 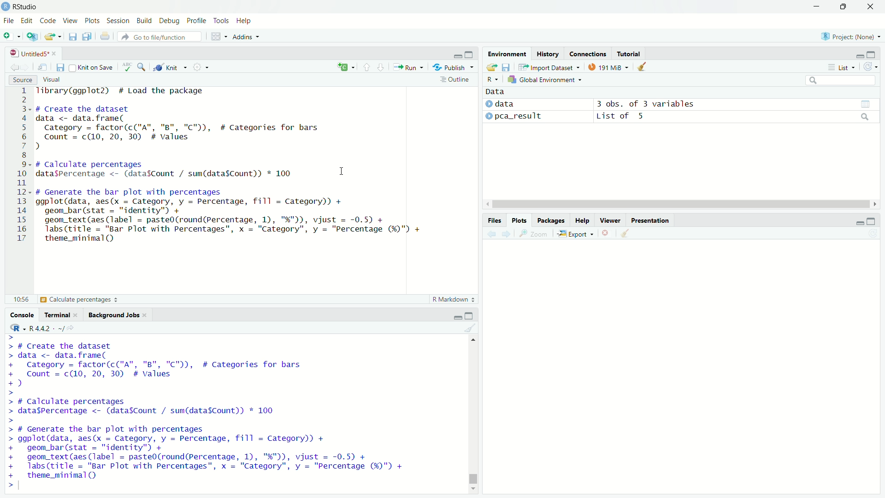 What do you see at coordinates (643, 67) in the screenshot?
I see `clear all objects` at bounding box center [643, 67].